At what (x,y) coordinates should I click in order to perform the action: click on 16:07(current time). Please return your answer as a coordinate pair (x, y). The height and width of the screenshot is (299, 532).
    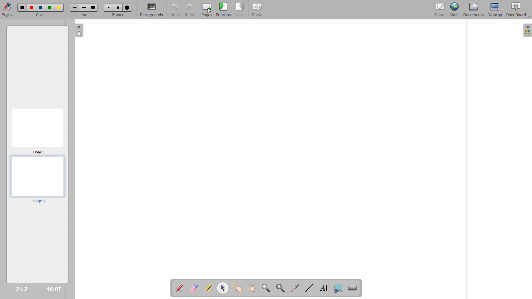
    Looking at the image, I should click on (54, 289).